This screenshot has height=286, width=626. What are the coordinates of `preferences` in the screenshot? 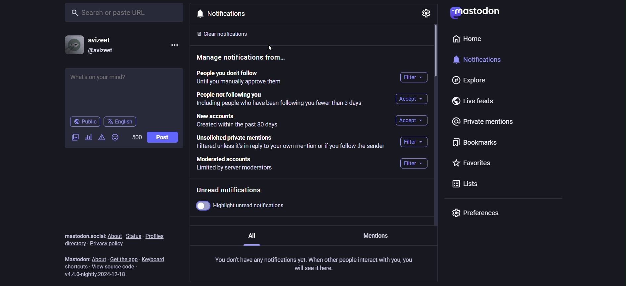 It's located at (475, 213).